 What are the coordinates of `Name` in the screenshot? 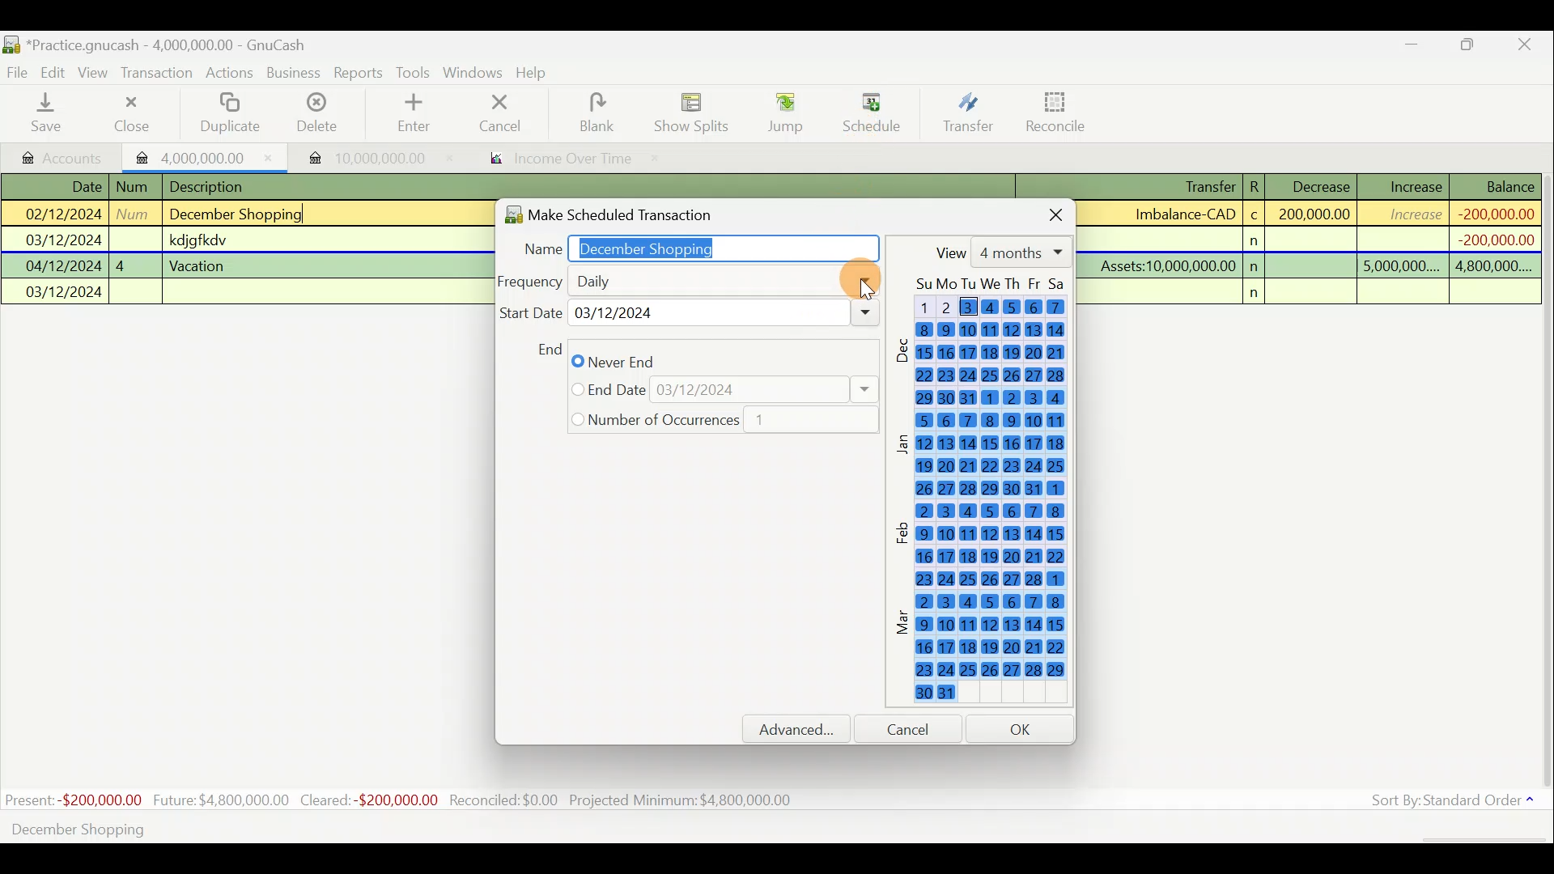 It's located at (693, 245).